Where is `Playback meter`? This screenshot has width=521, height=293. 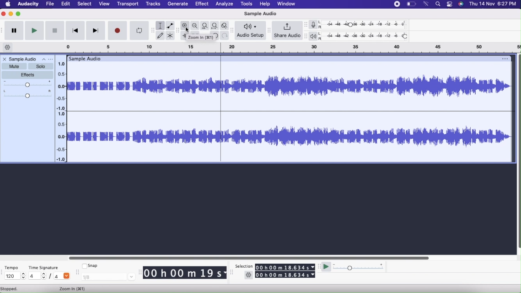
Playback meter is located at coordinates (315, 36).